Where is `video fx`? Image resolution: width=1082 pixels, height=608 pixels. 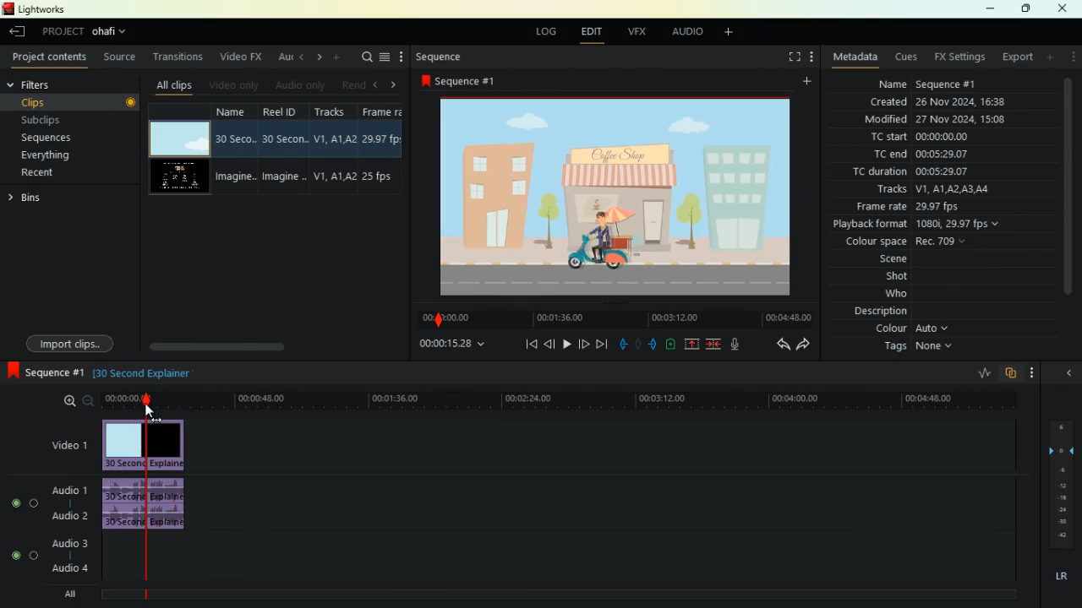
video fx is located at coordinates (242, 57).